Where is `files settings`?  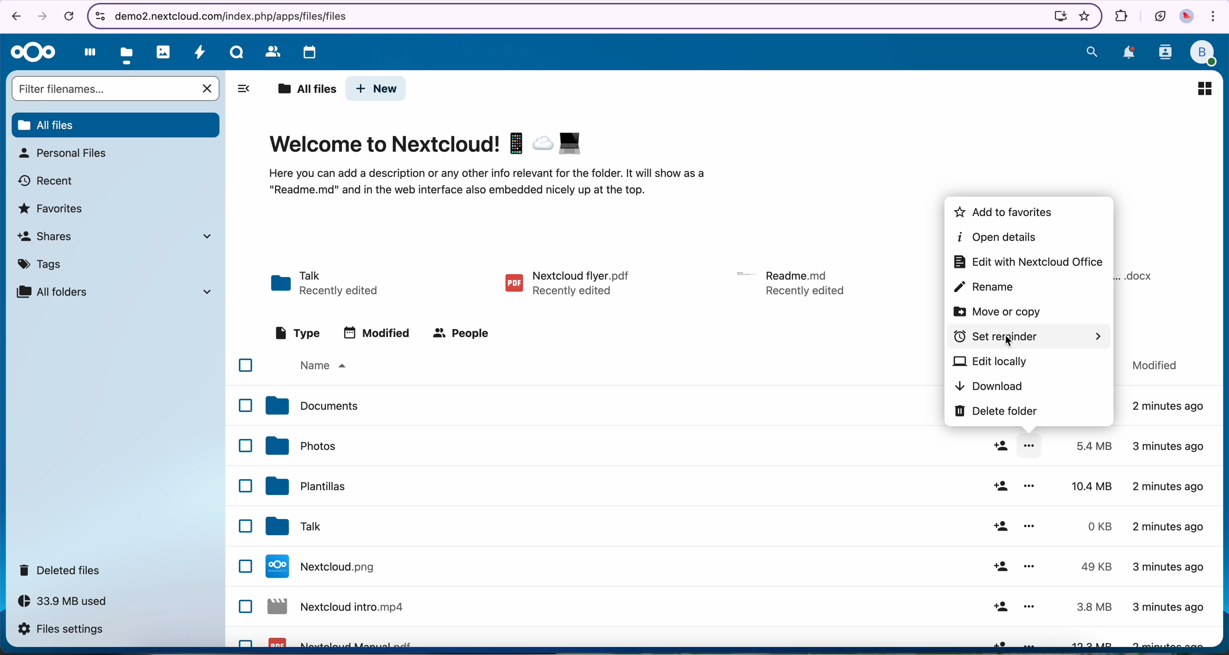
files settings is located at coordinates (61, 630).